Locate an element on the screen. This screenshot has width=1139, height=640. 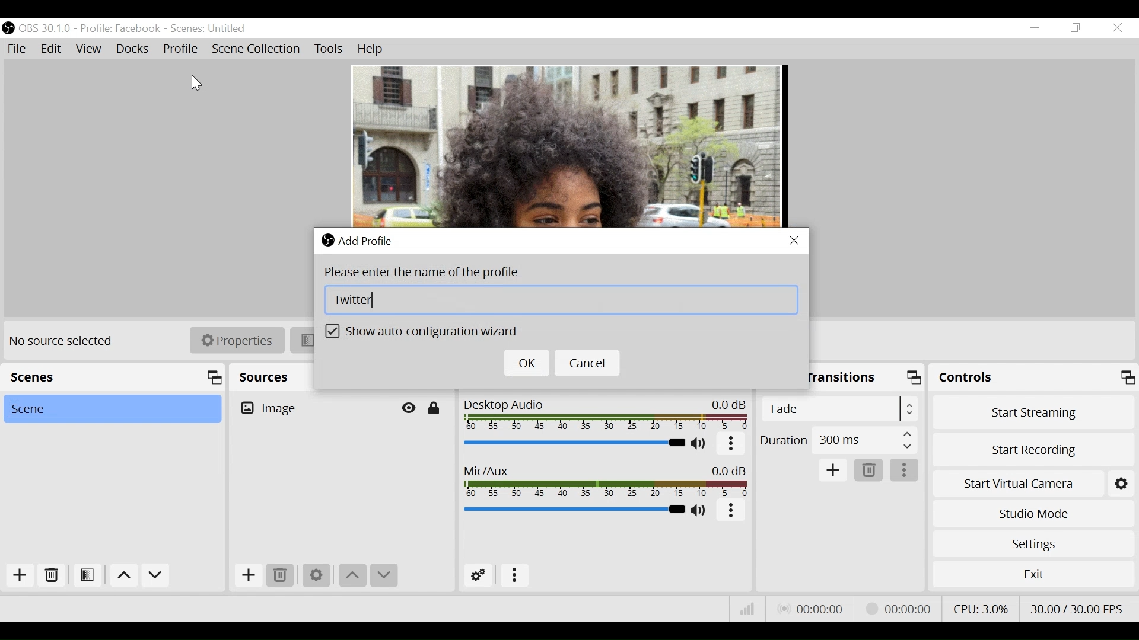
Sources is located at coordinates (264, 375).